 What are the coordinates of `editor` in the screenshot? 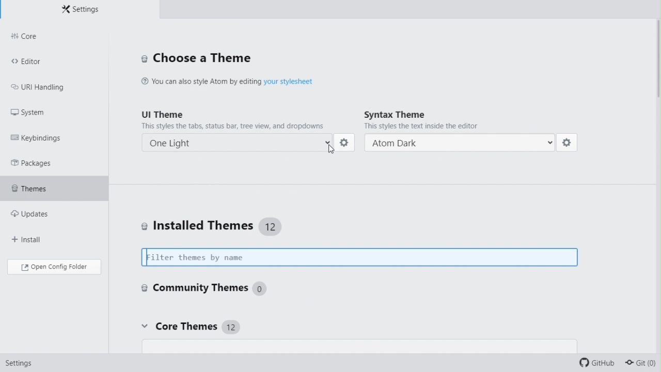 It's located at (39, 63).